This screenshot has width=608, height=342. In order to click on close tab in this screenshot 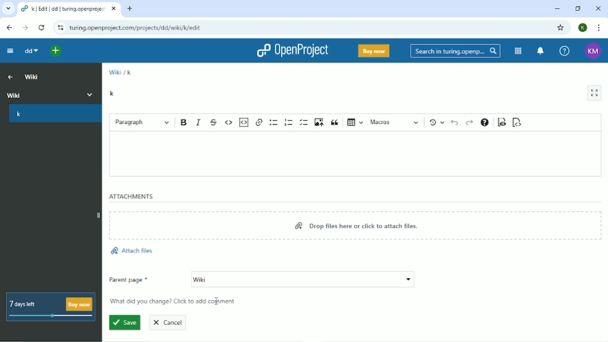, I will do `click(115, 10)`.